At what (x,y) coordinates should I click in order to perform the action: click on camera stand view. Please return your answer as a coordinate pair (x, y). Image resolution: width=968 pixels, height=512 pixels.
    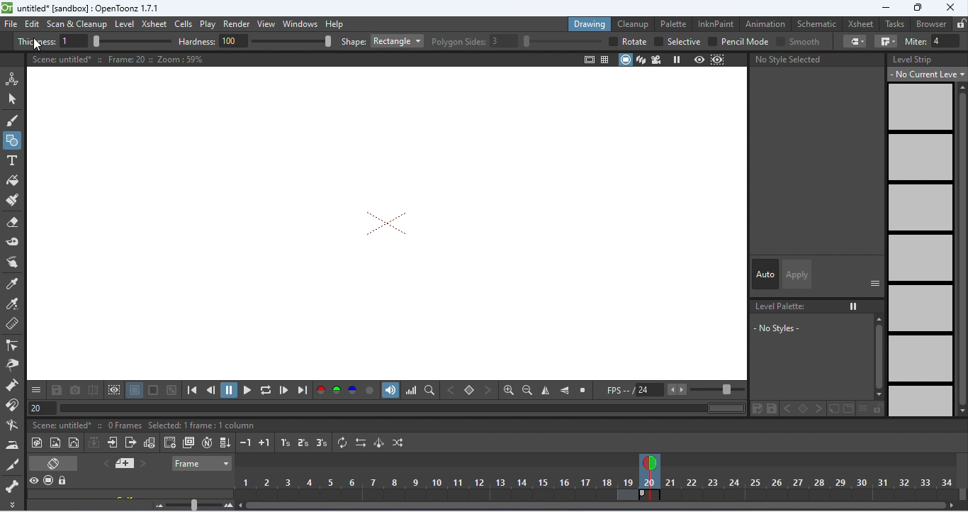
    Looking at the image, I should click on (624, 60).